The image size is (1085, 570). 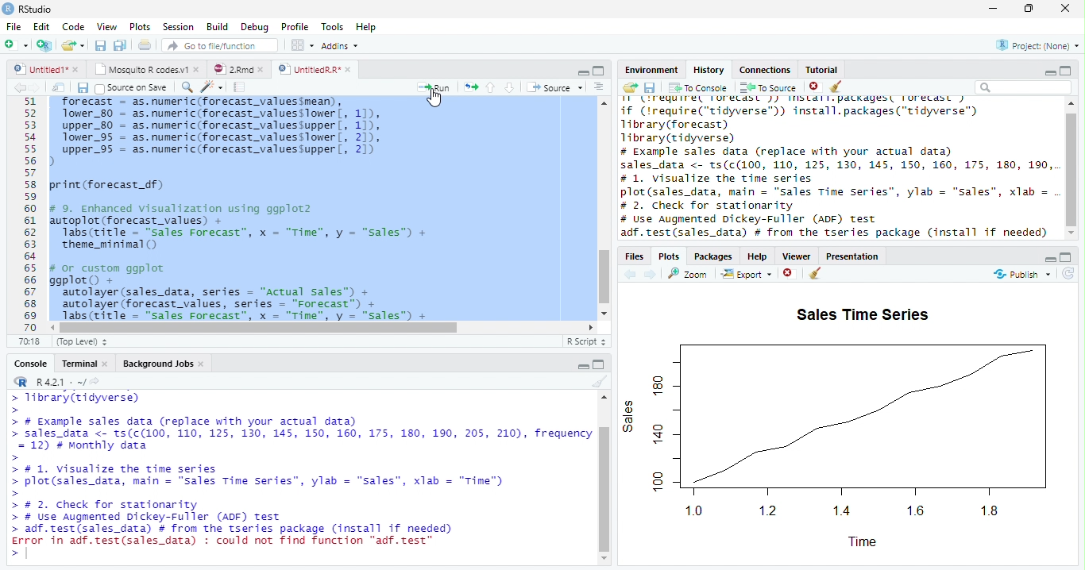 What do you see at coordinates (600, 365) in the screenshot?
I see `Maximize` at bounding box center [600, 365].